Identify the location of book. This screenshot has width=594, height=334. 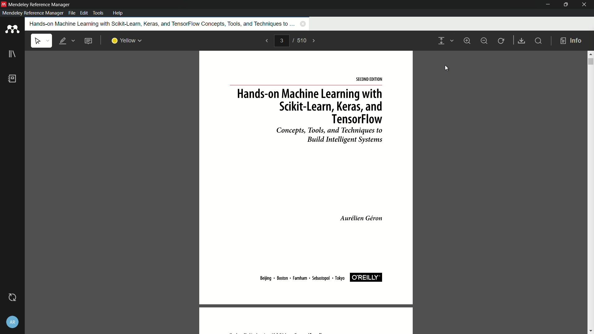
(12, 79).